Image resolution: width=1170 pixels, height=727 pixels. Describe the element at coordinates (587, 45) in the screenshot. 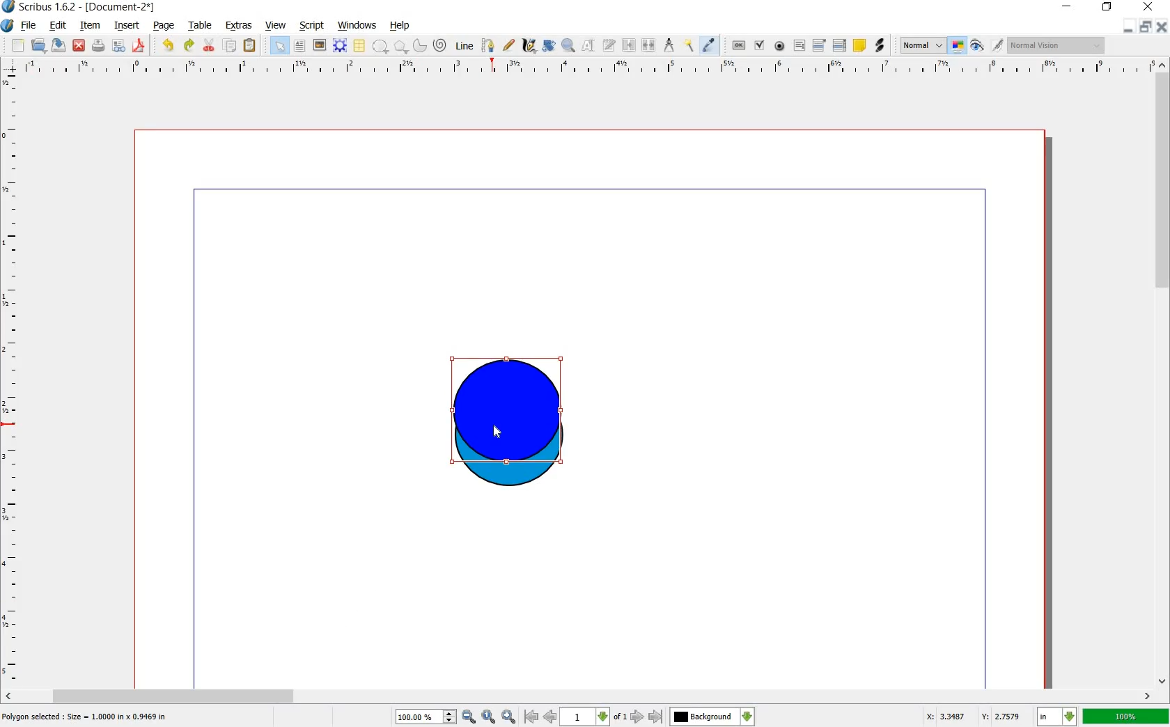

I see `edit contents of frame` at that location.